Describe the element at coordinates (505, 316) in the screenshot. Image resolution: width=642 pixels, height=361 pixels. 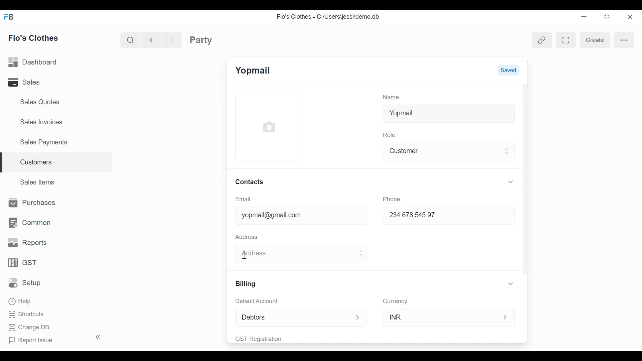
I see `Expand` at that location.